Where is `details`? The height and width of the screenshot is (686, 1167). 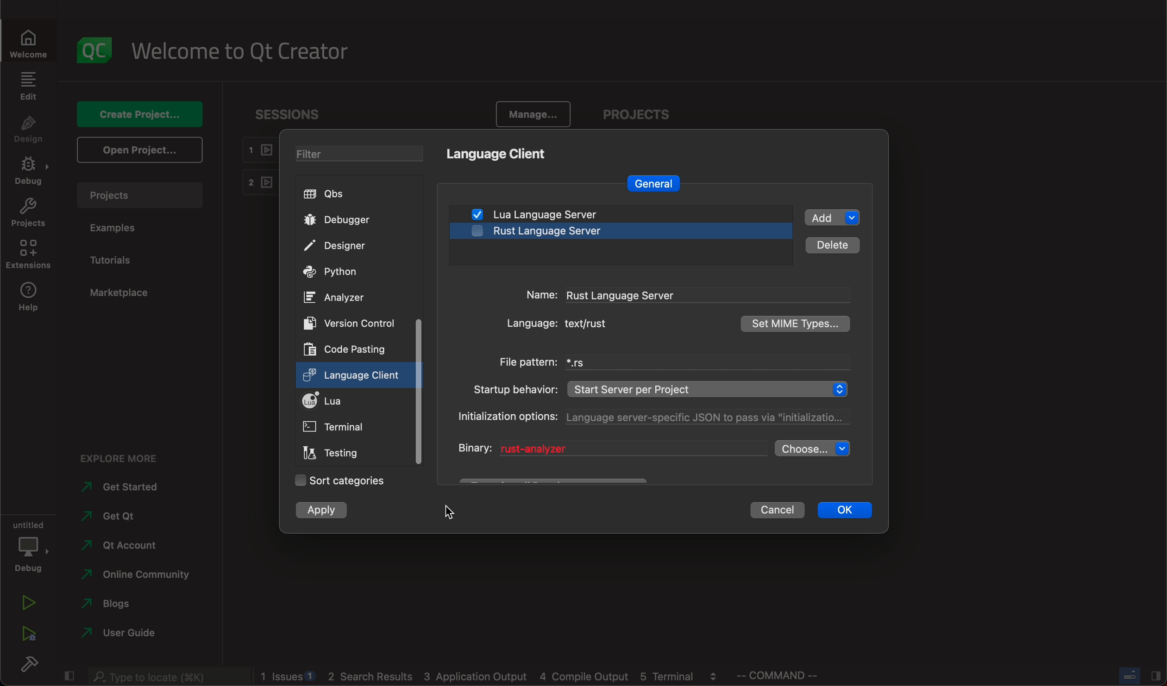 details is located at coordinates (833, 246).